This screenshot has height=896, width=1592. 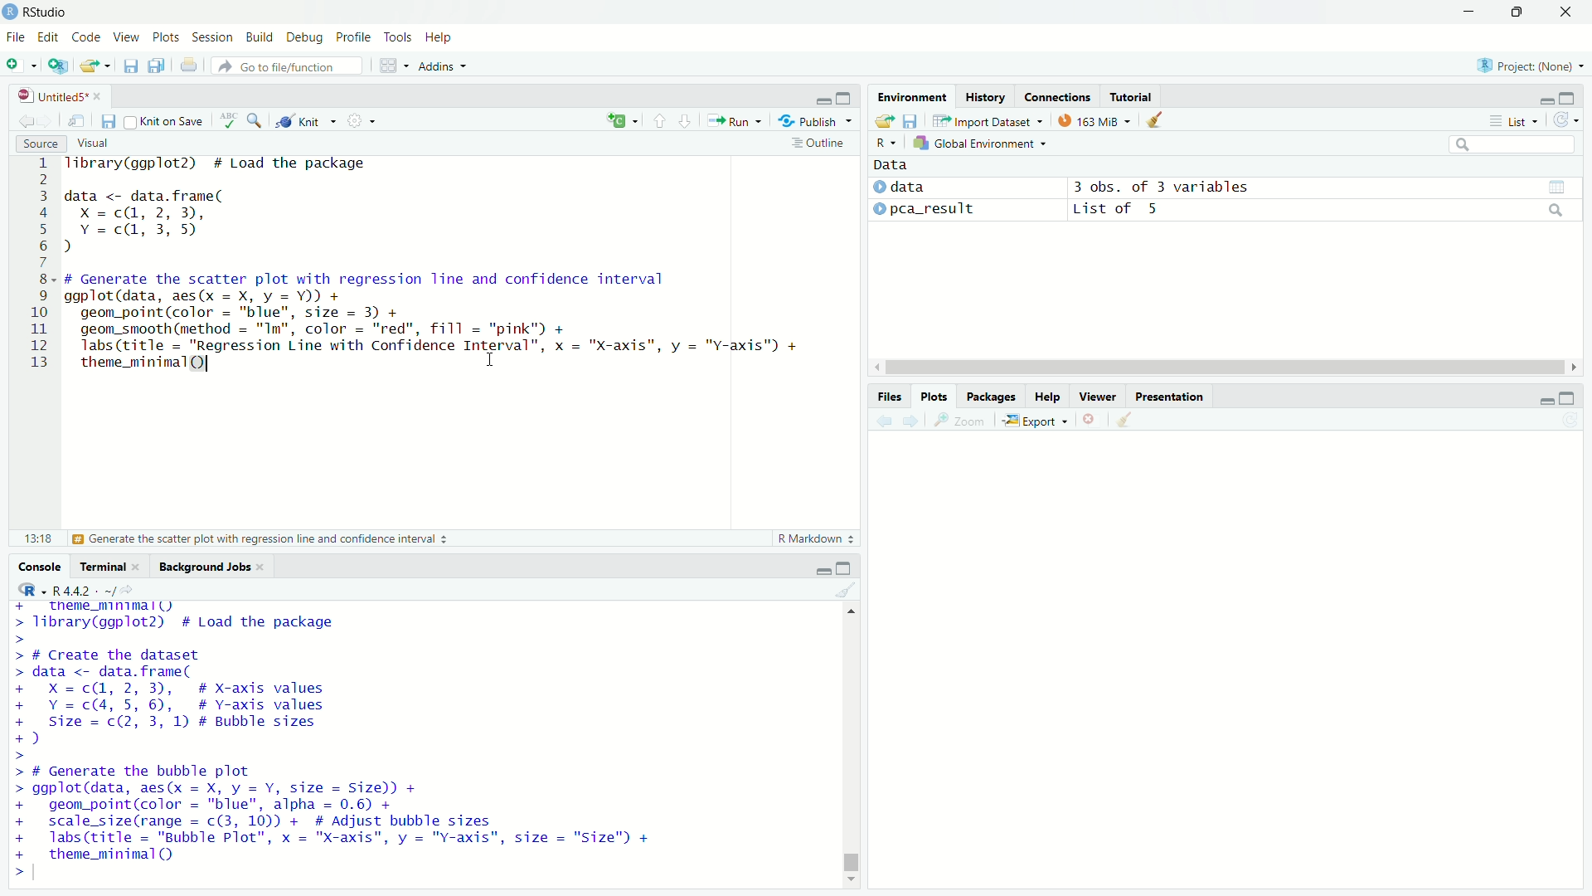 What do you see at coordinates (255, 120) in the screenshot?
I see `Find/Replace` at bounding box center [255, 120].